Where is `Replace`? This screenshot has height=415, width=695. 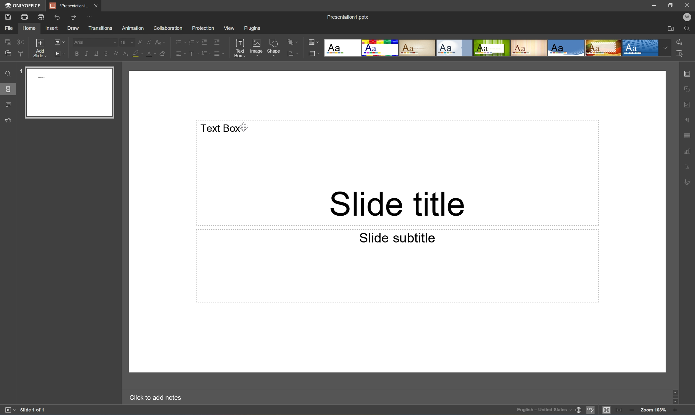
Replace is located at coordinates (680, 41).